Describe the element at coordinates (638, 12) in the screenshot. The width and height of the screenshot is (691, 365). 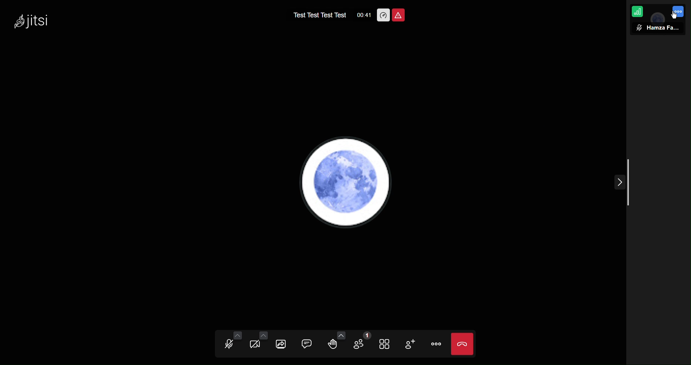
I see `Connection Bars` at that location.